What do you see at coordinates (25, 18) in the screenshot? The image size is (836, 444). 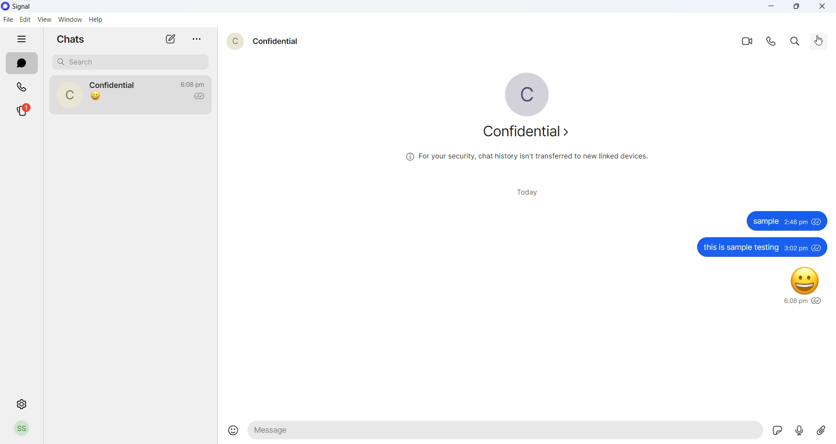 I see `edit` at bounding box center [25, 18].